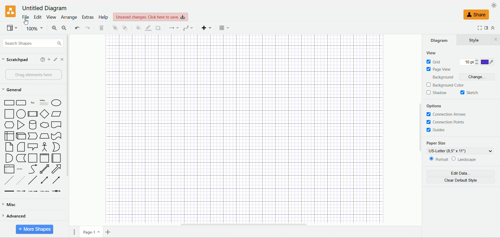 The height and width of the screenshot is (238, 500). Describe the element at coordinates (38, 17) in the screenshot. I see `edit` at that location.